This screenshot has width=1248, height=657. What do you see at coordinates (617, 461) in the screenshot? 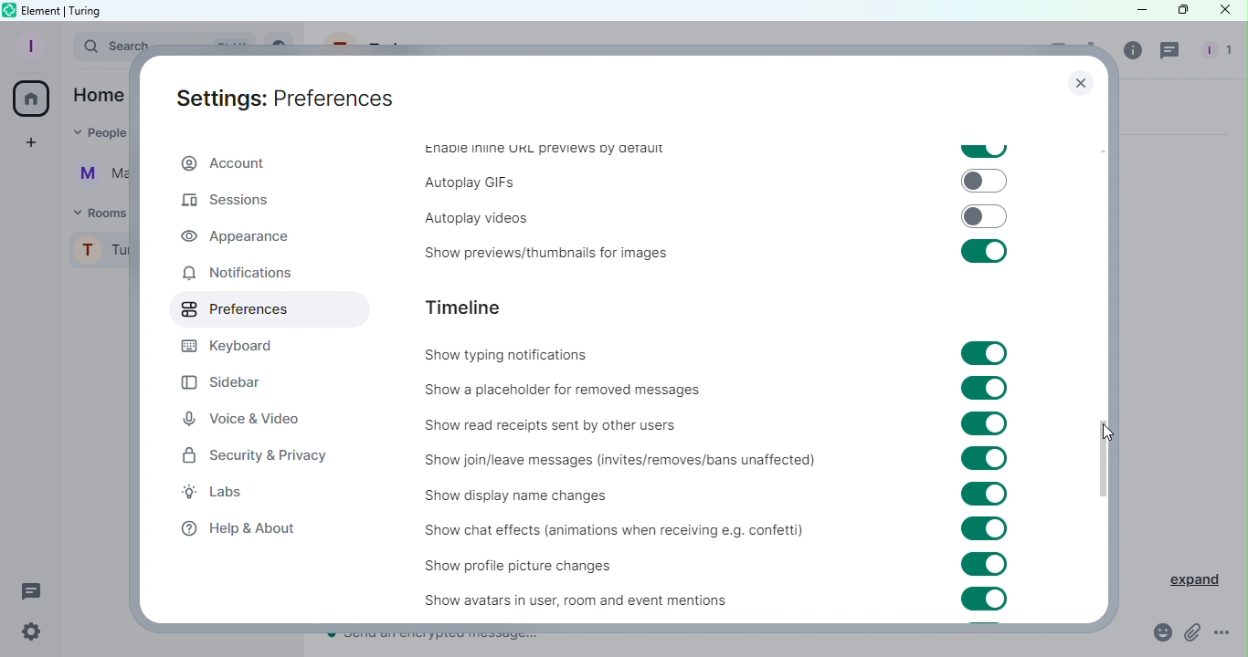
I see `Show join/leave messages (invites/removes/bans unaffected))` at bounding box center [617, 461].